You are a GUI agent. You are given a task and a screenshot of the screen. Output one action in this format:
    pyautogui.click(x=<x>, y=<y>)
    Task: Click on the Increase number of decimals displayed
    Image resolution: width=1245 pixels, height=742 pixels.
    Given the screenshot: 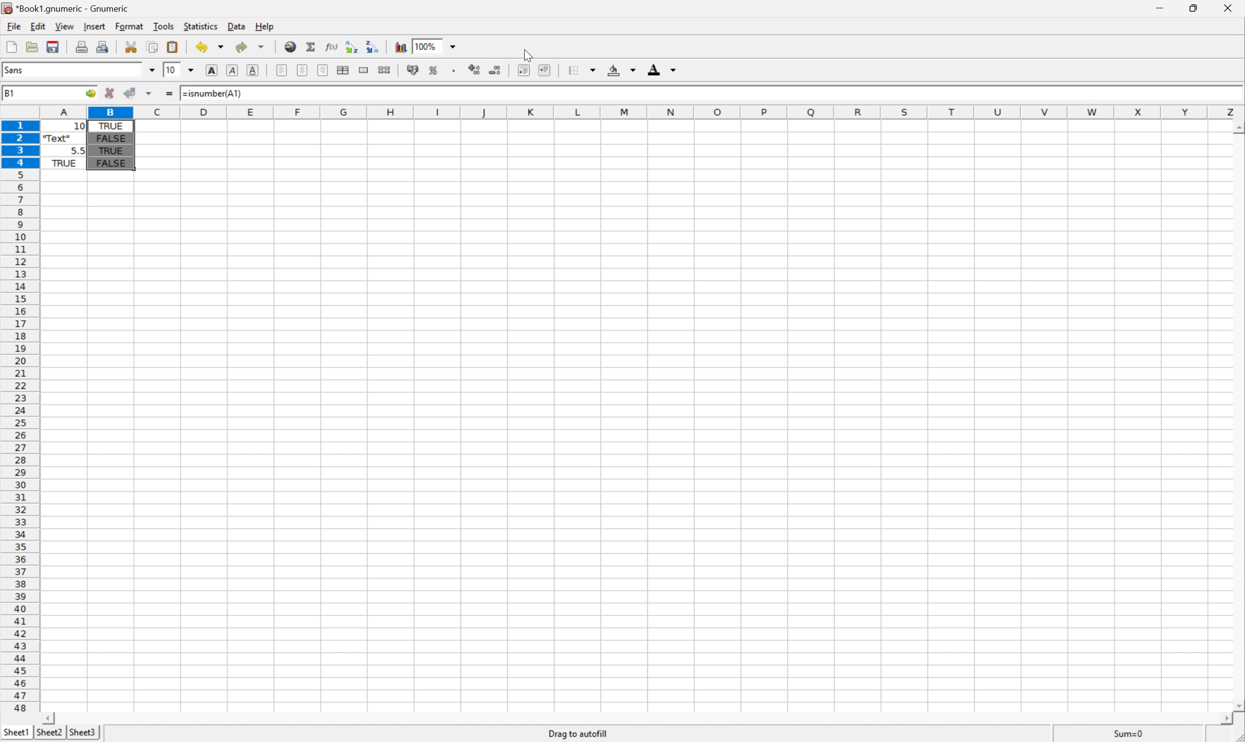 What is the action you would take?
    pyautogui.click(x=475, y=70)
    